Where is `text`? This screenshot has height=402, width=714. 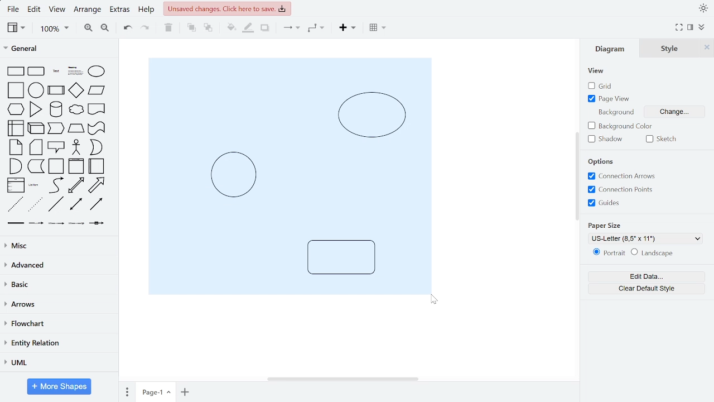
text is located at coordinates (56, 71).